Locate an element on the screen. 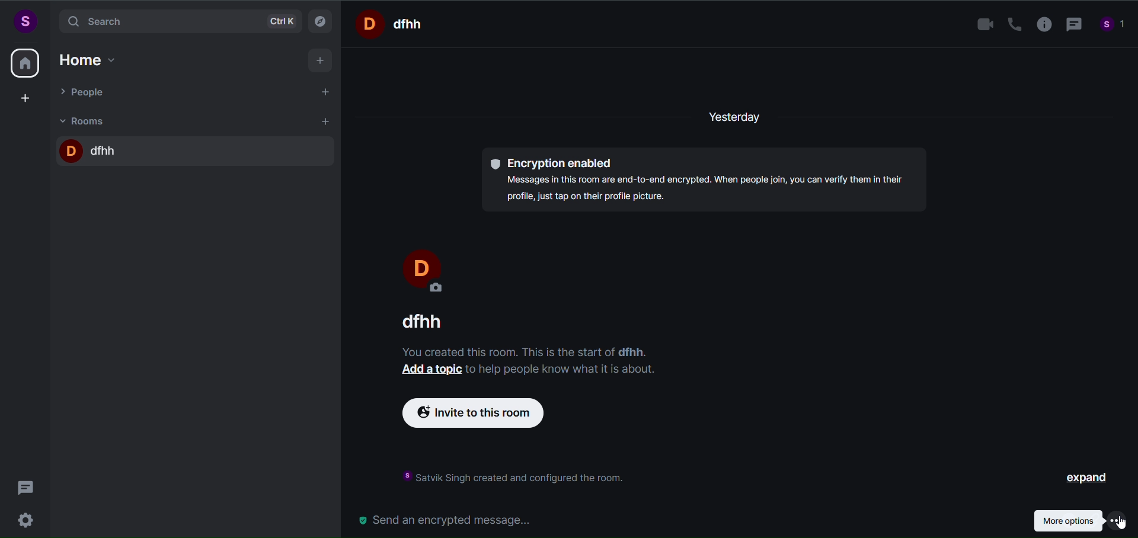 Image resolution: width=1138 pixels, height=538 pixels. send an encrypted message is located at coordinates (450, 520).